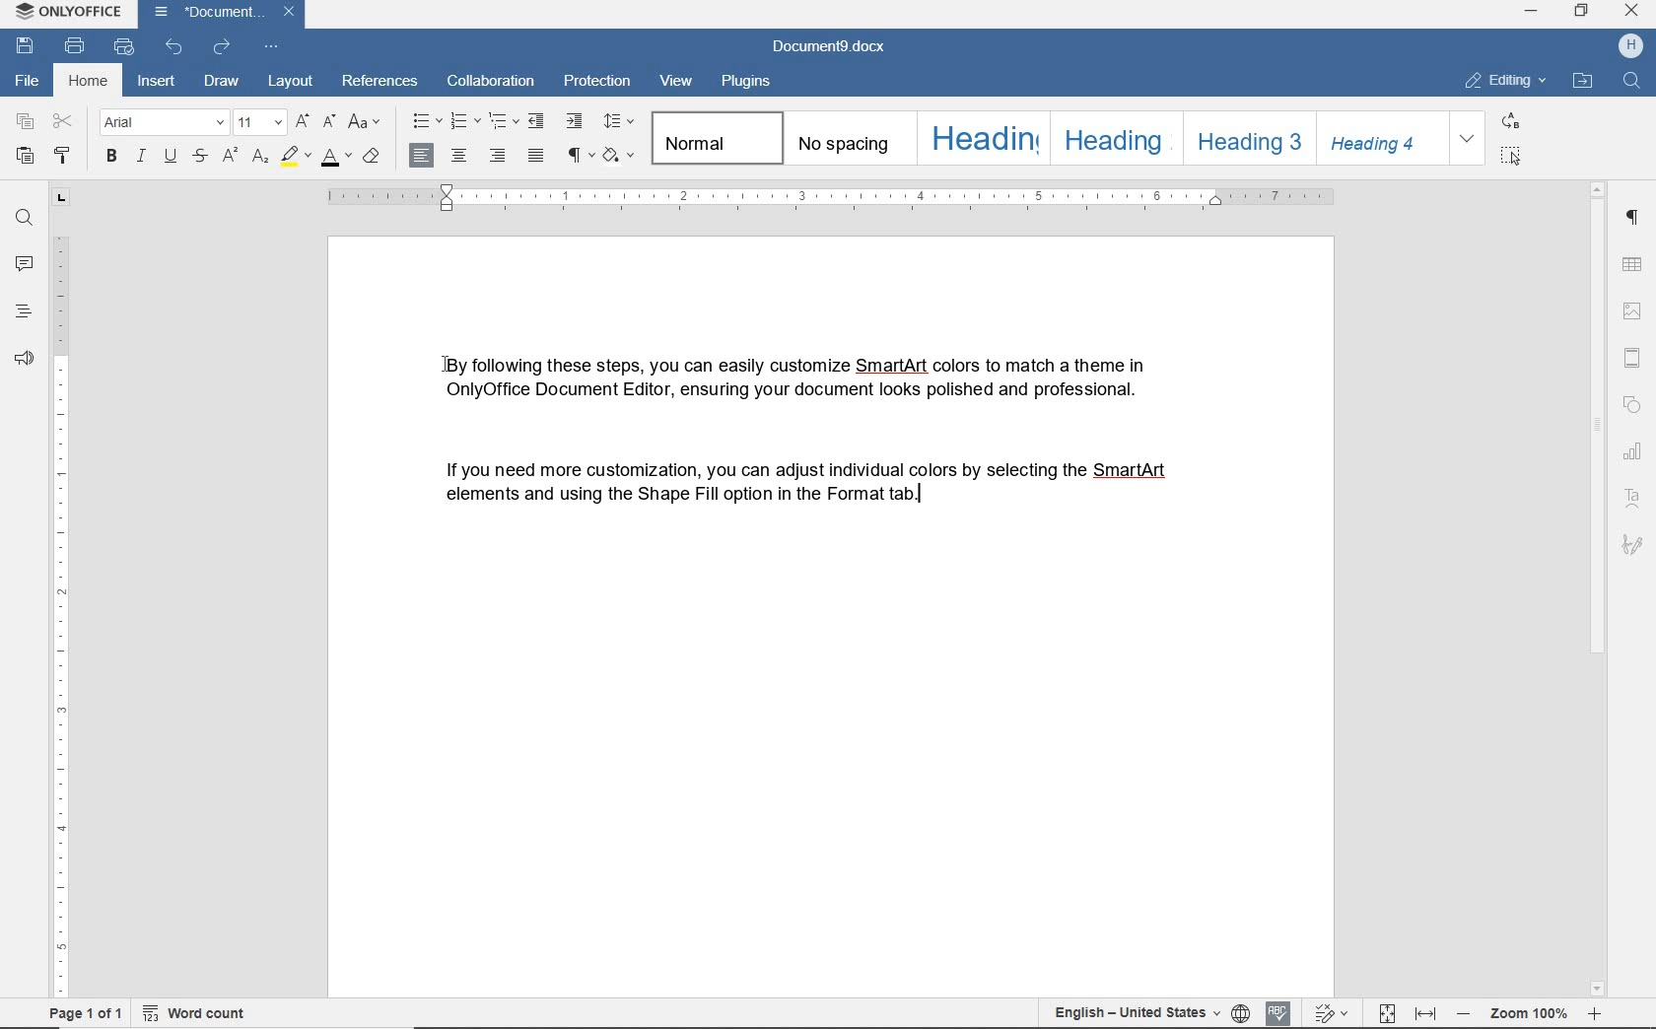 The height and width of the screenshot is (1029, 1656). I want to click on paragraph settings, so click(1631, 222).